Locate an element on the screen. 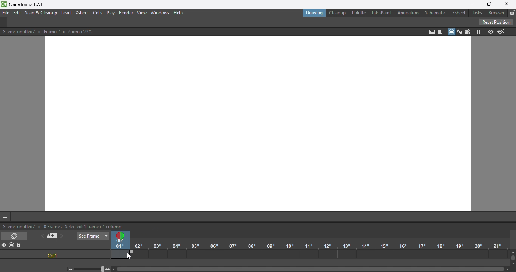 This screenshot has width=516, height=272. Cleanup is located at coordinates (337, 13).